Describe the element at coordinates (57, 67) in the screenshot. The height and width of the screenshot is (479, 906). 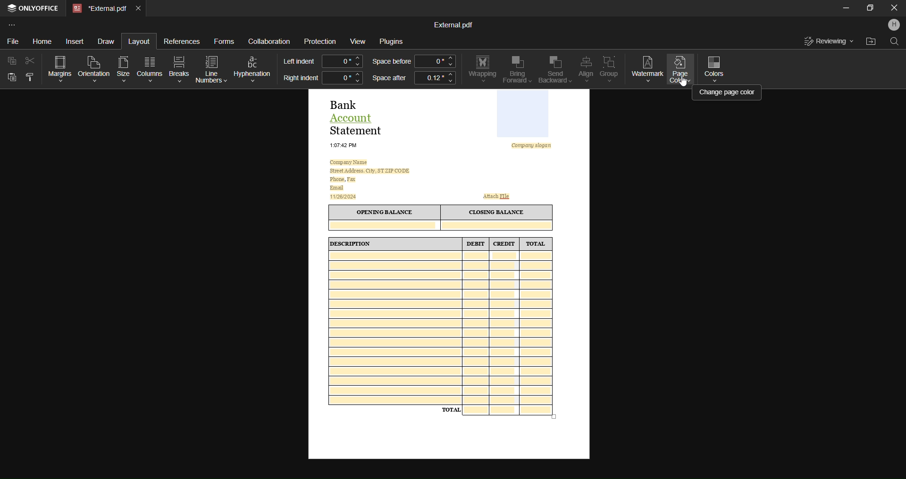
I see `Margins` at that location.